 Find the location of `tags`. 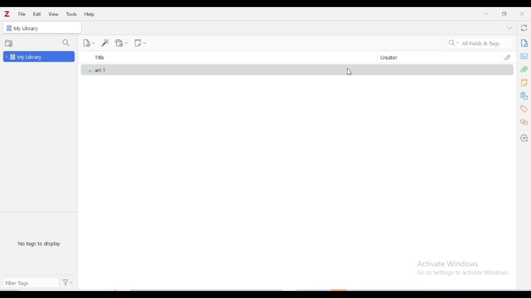

tags is located at coordinates (525, 109).